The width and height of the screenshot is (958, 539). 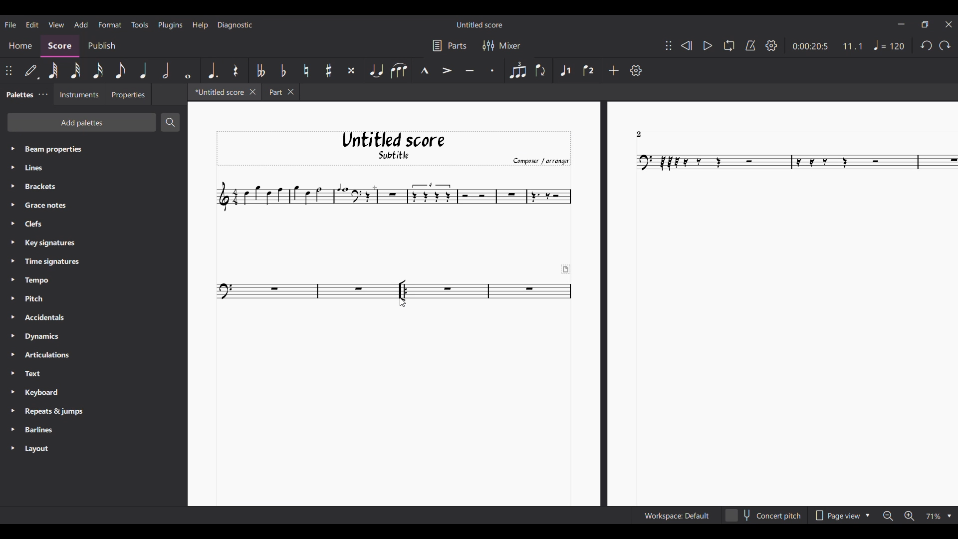 I want to click on Slur, so click(x=399, y=70).